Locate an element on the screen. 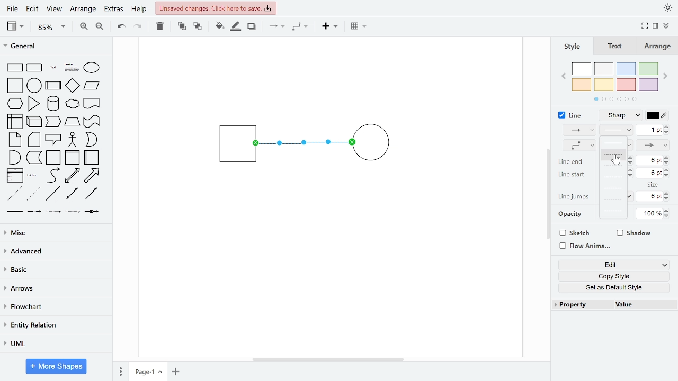  dotted line is located at coordinates (33, 194).